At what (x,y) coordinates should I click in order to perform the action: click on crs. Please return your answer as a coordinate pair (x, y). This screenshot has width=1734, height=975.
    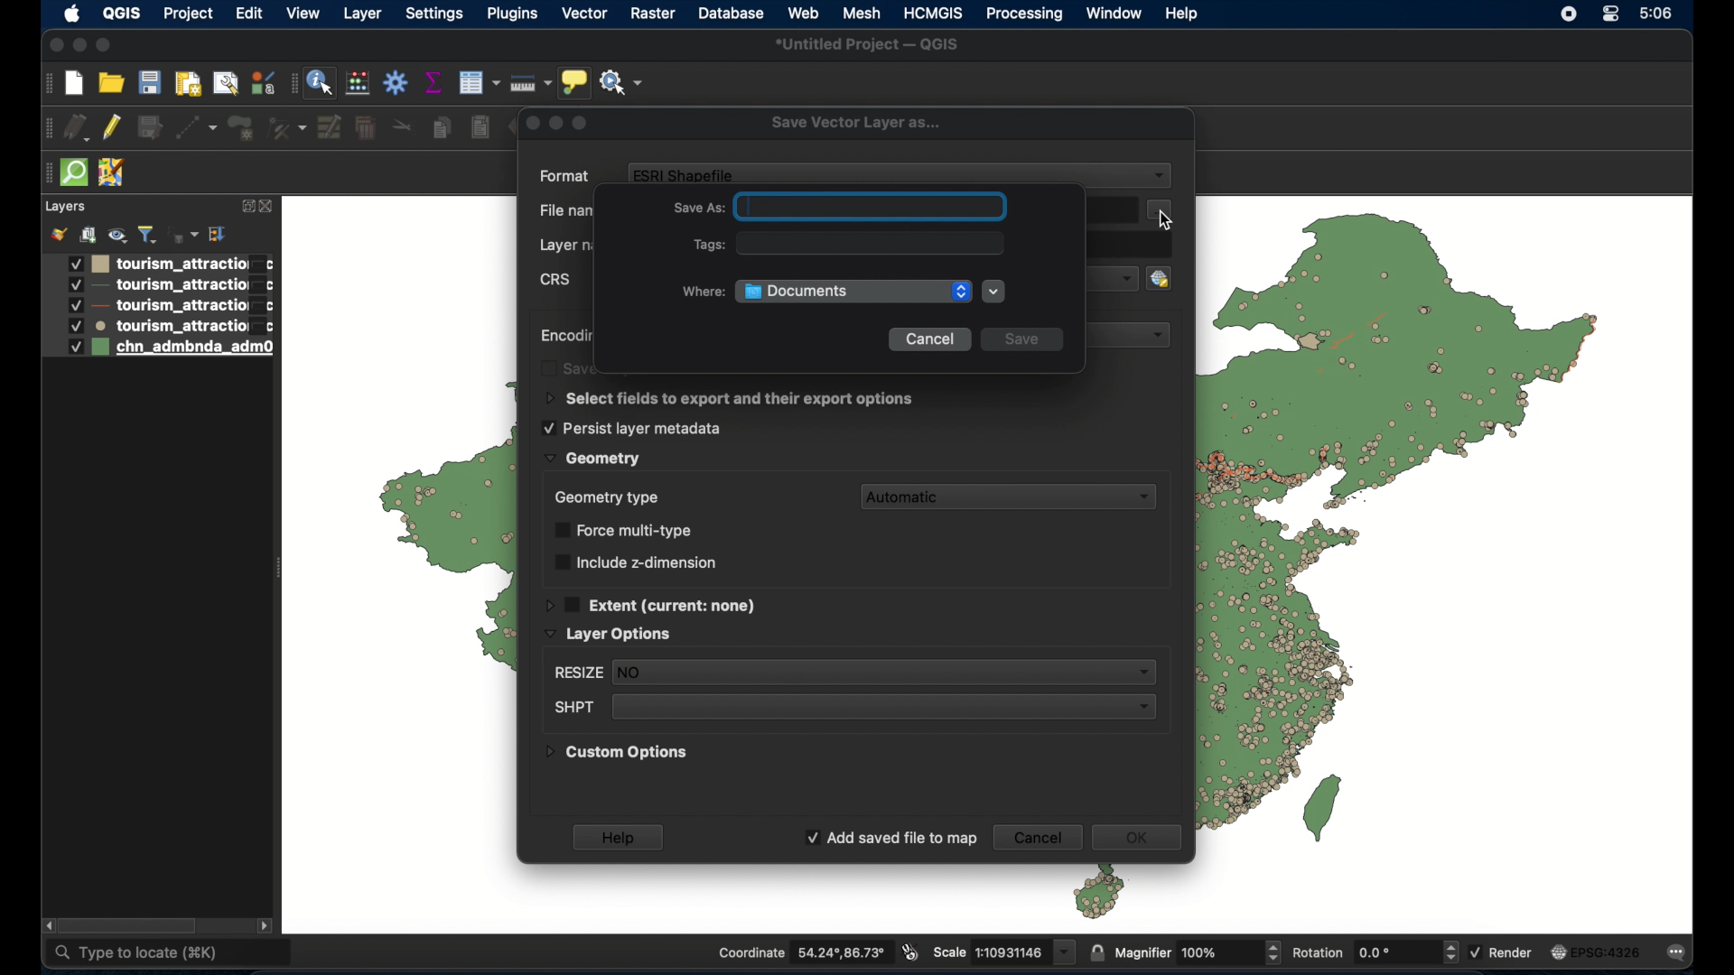
    Looking at the image, I should click on (557, 282).